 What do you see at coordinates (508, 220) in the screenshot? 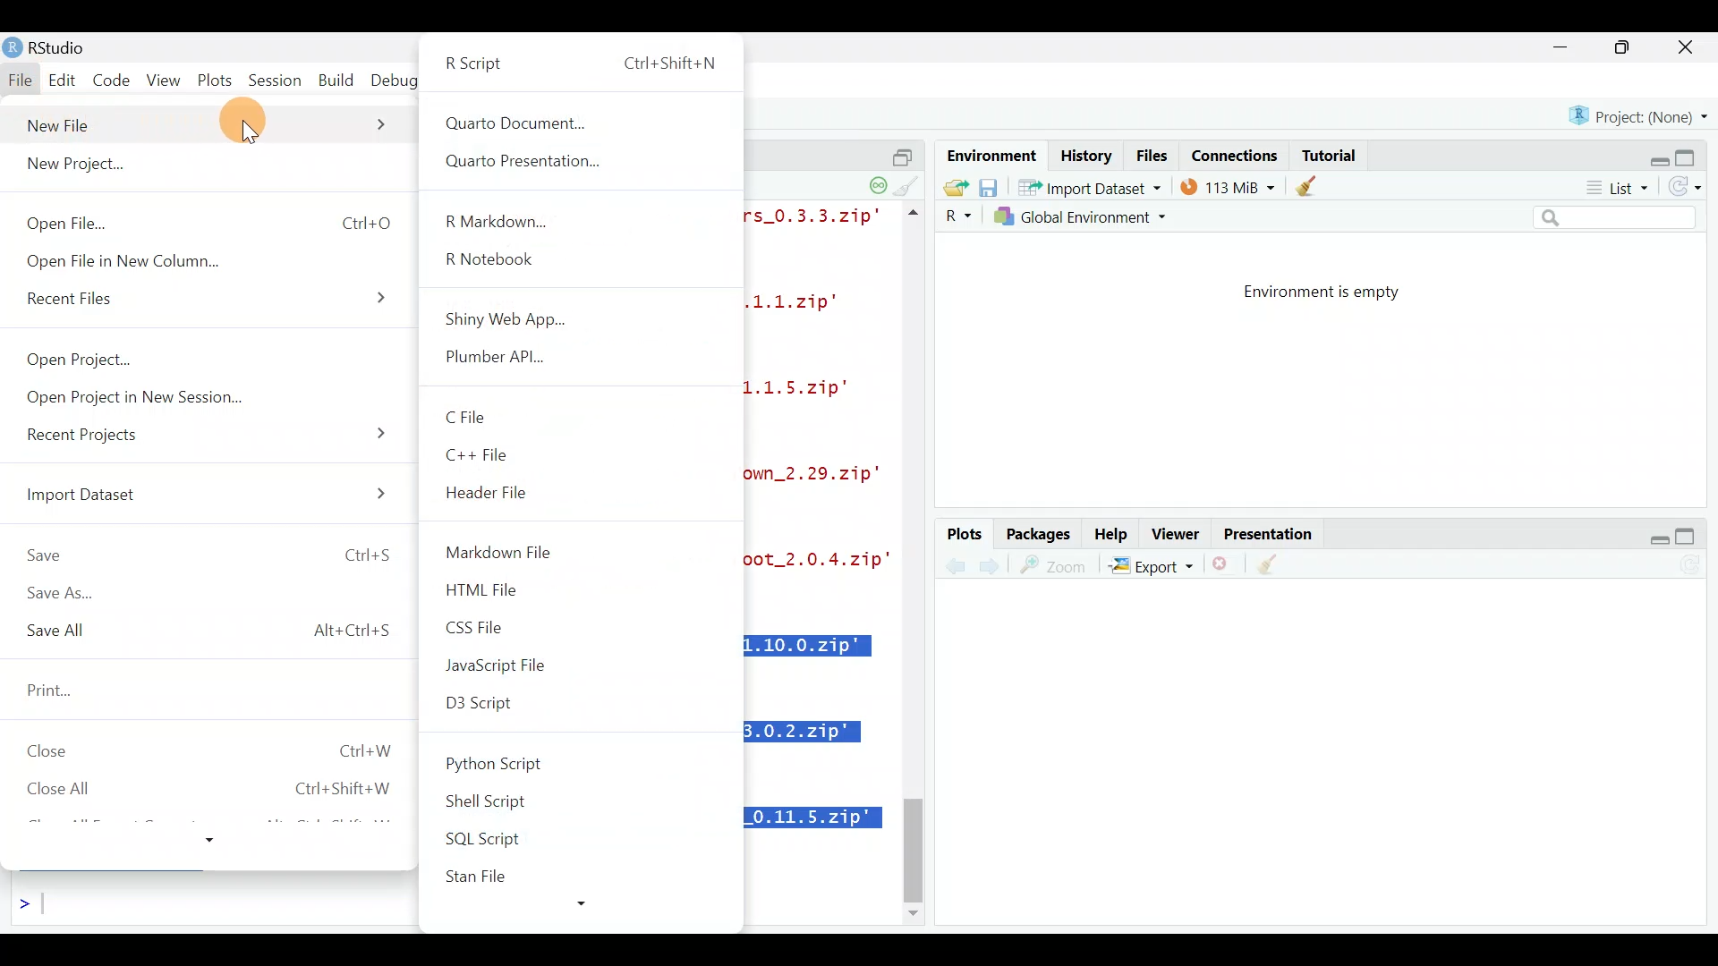
I see `R Markdown...` at bounding box center [508, 220].